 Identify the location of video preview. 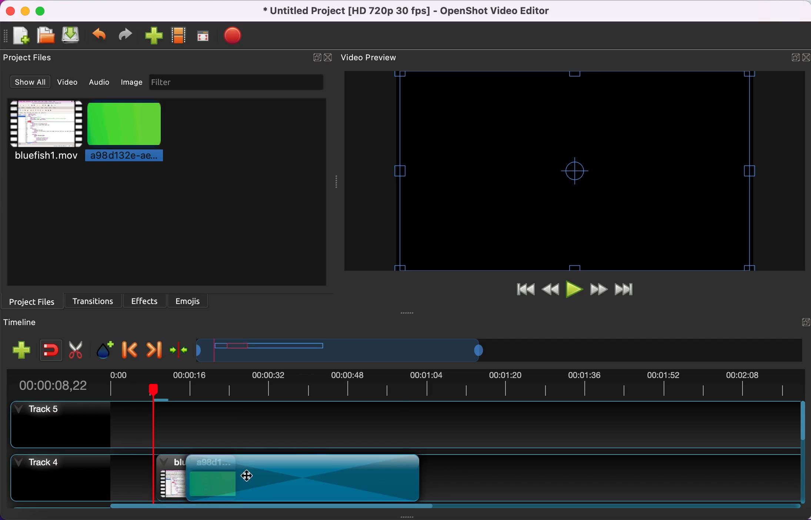
(579, 168).